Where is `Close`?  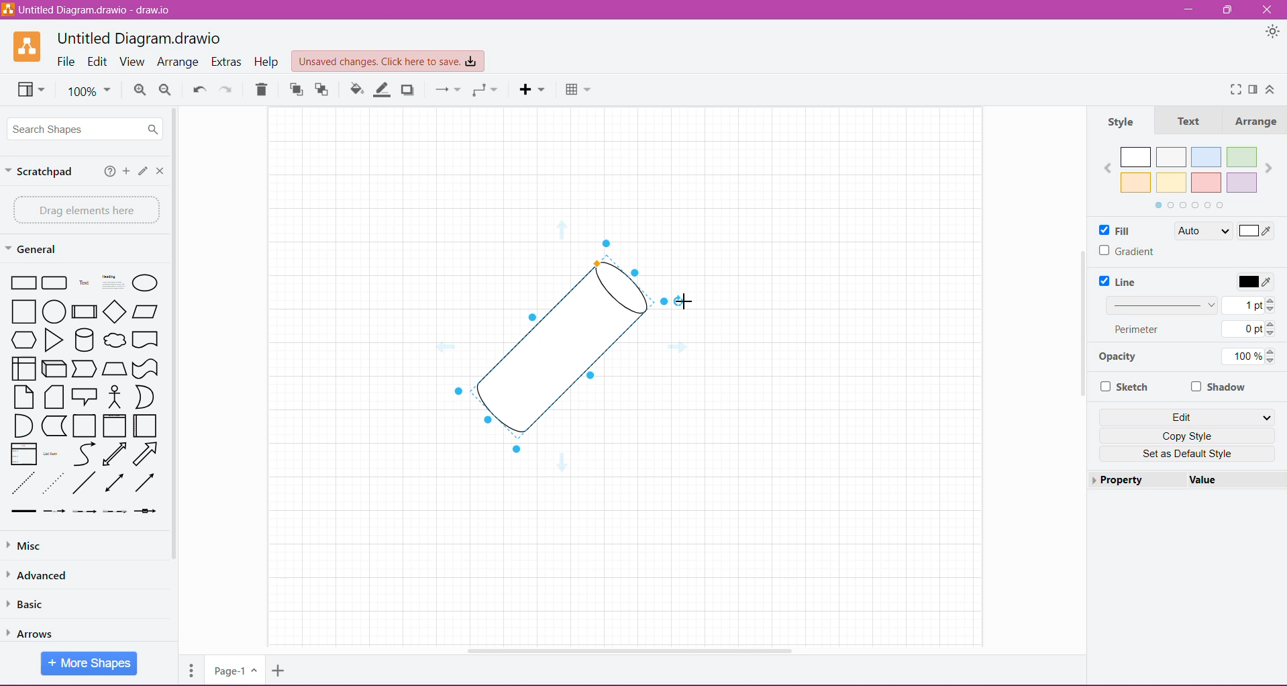
Close is located at coordinates (1270, 10).